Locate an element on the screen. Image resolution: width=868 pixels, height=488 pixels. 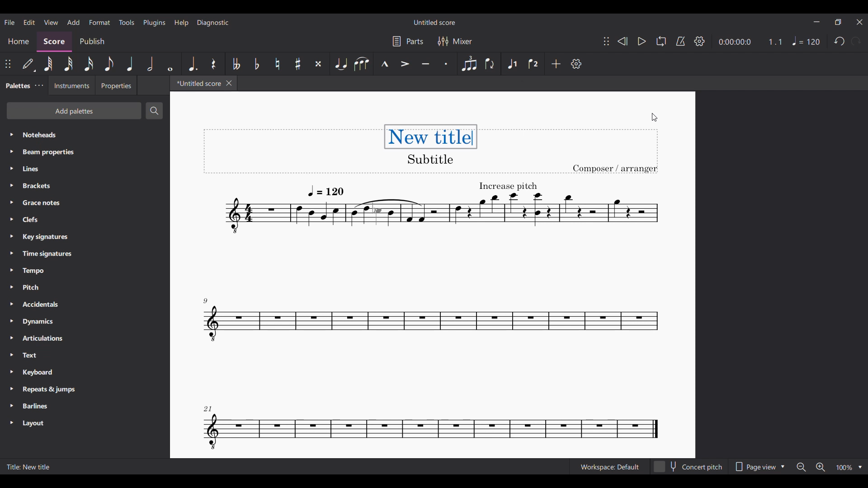
Toggle sharp is located at coordinates (298, 63).